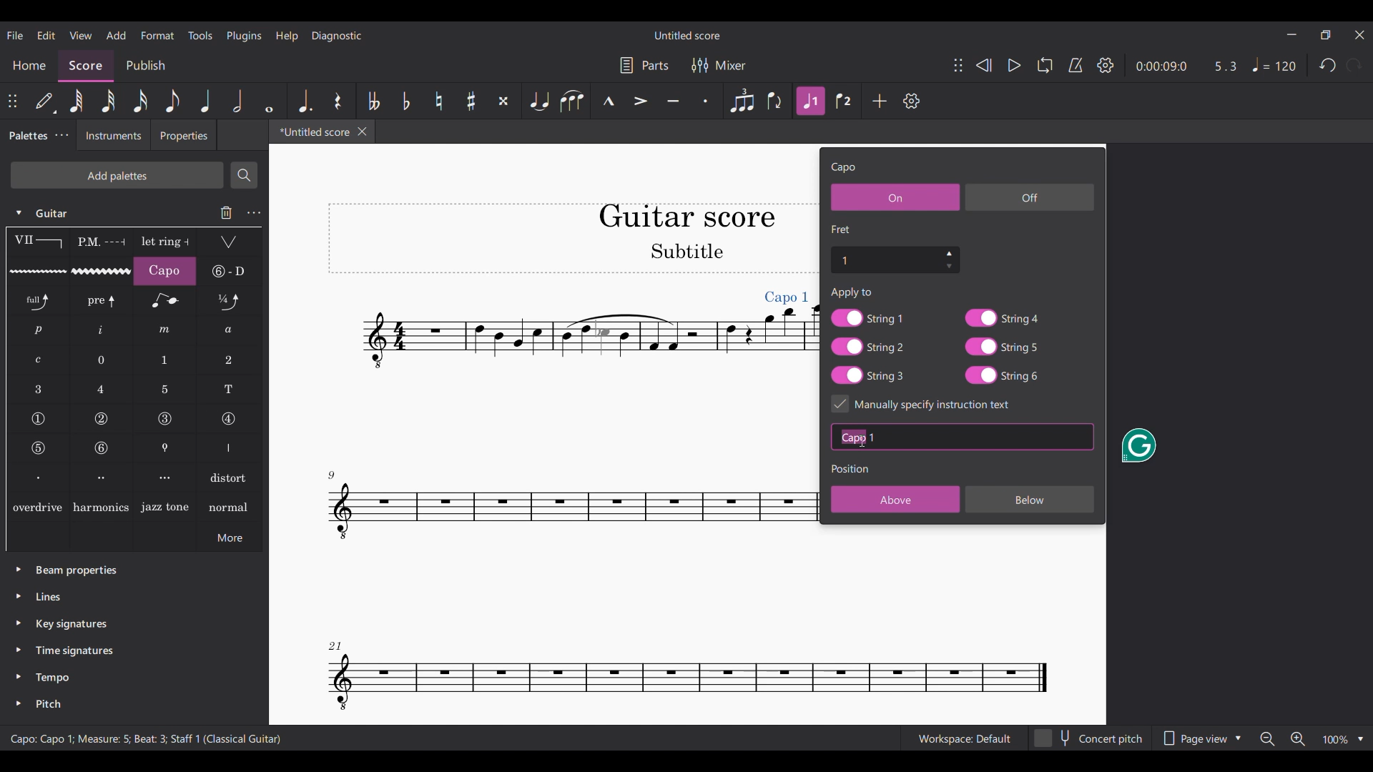 The height and width of the screenshot is (772, 1373). What do you see at coordinates (46, 36) in the screenshot?
I see `Edit menu` at bounding box center [46, 36].